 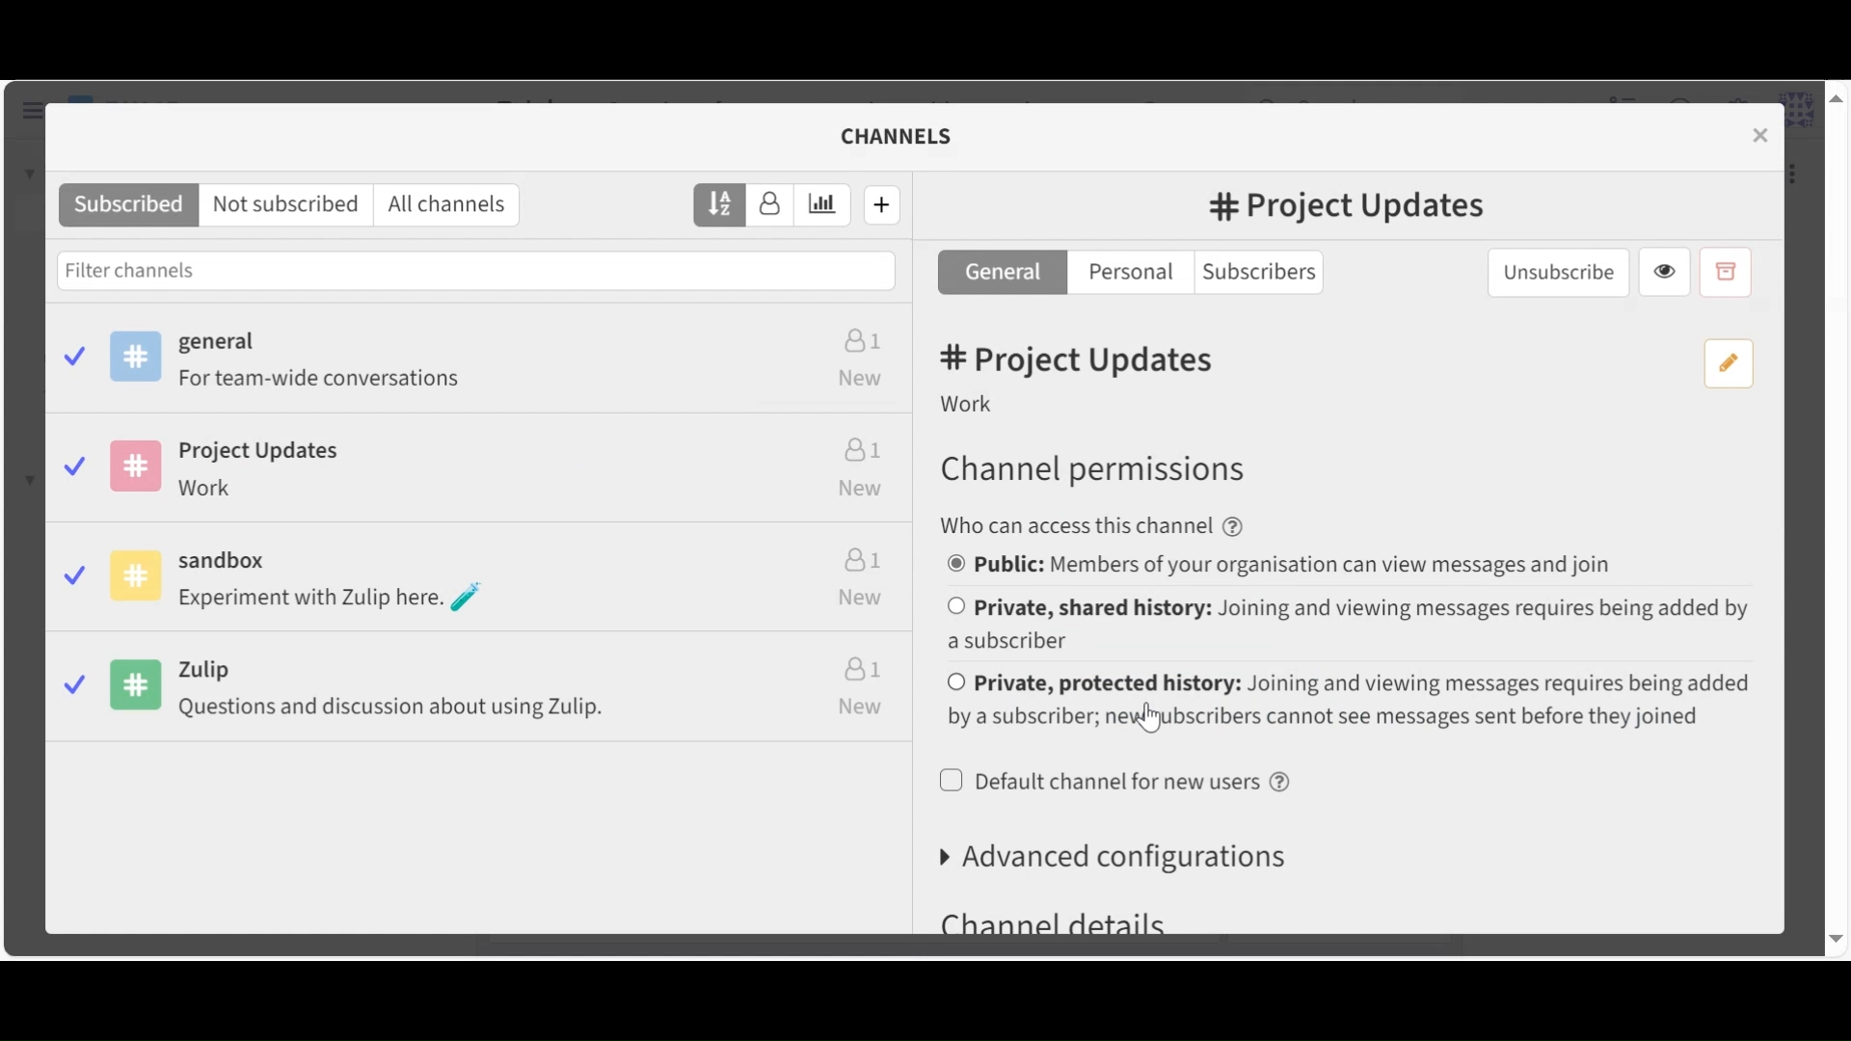 I want to click on (un)select Private, protected history, so click(x=1362, y=702).